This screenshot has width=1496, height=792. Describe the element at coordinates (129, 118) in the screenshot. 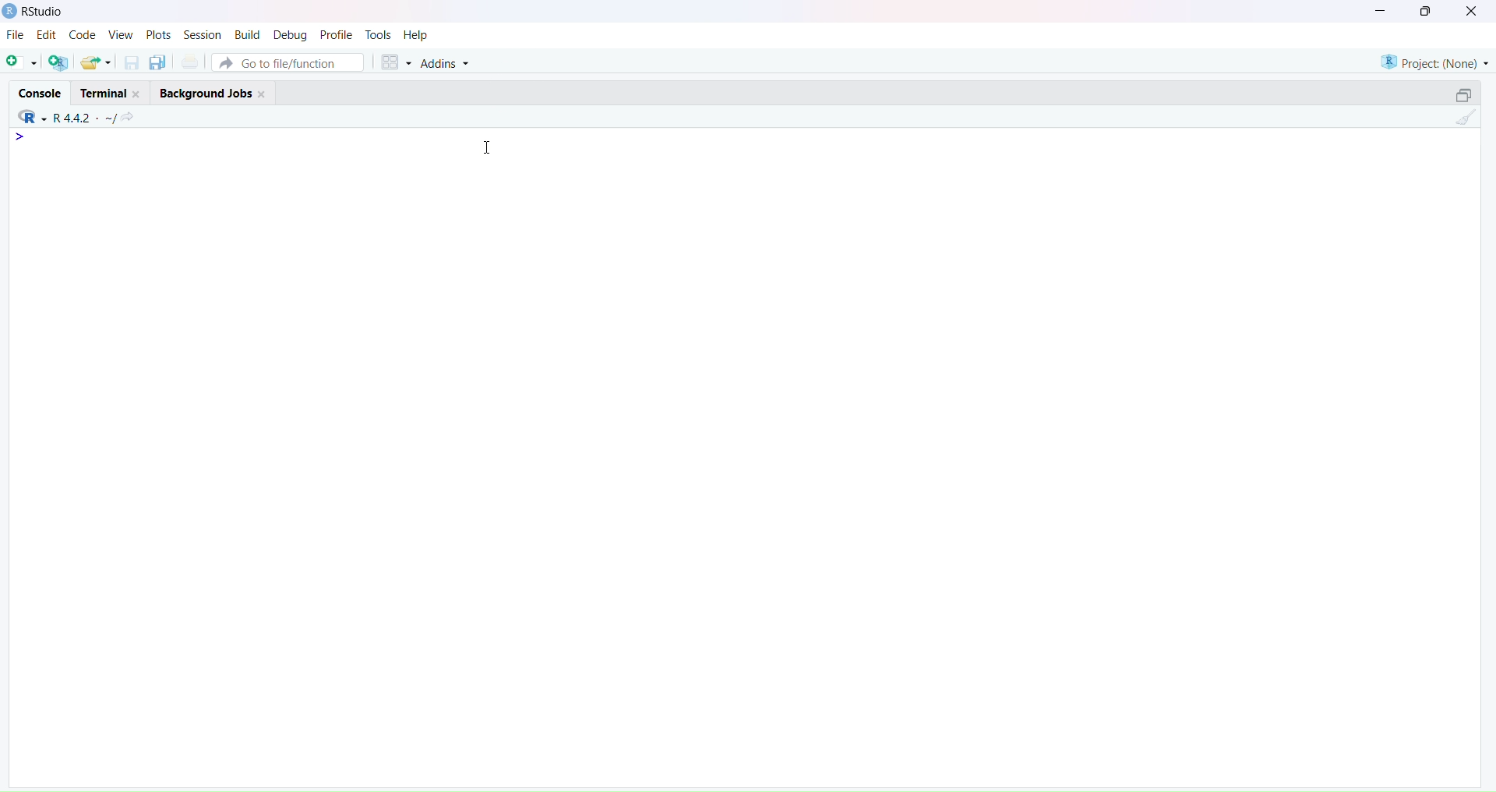

I see `view the current working directory` at that location.